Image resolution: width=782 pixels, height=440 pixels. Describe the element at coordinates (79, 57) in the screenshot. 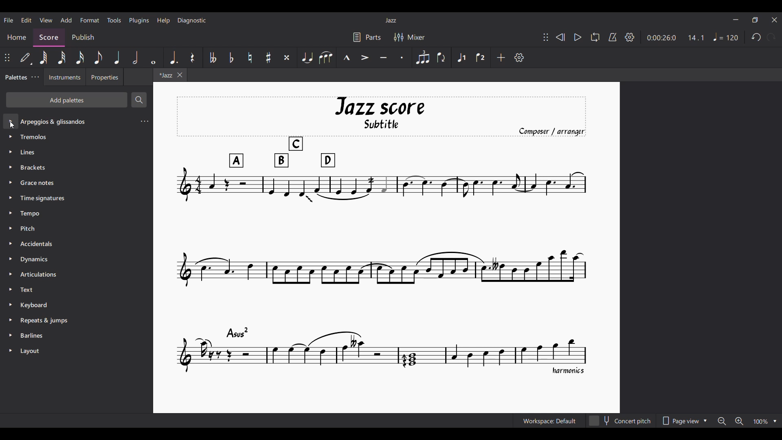

I see `16th note` at that location.